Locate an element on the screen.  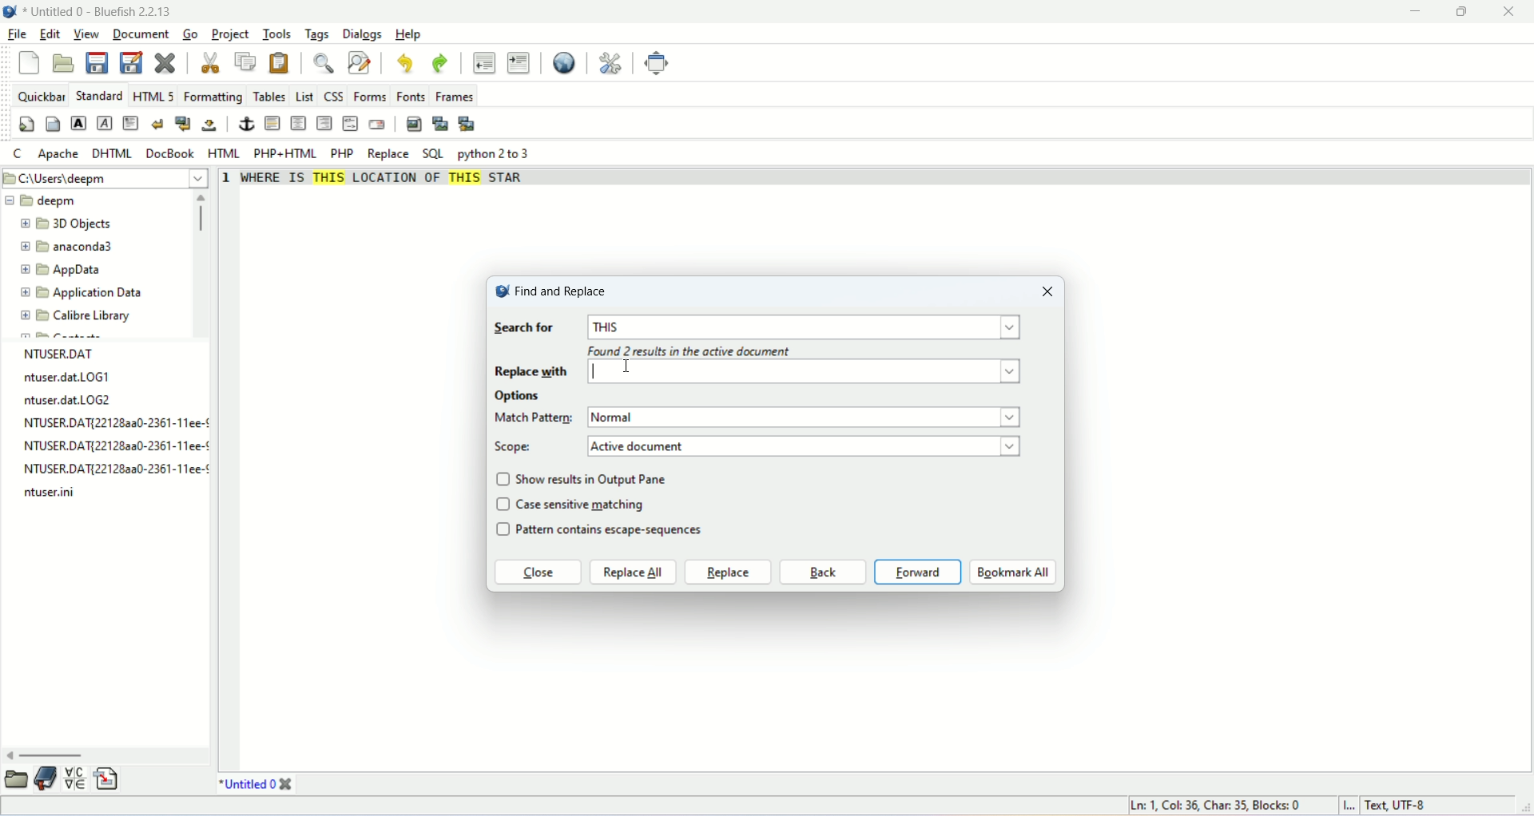
close is located at coordinates (1045, 291).